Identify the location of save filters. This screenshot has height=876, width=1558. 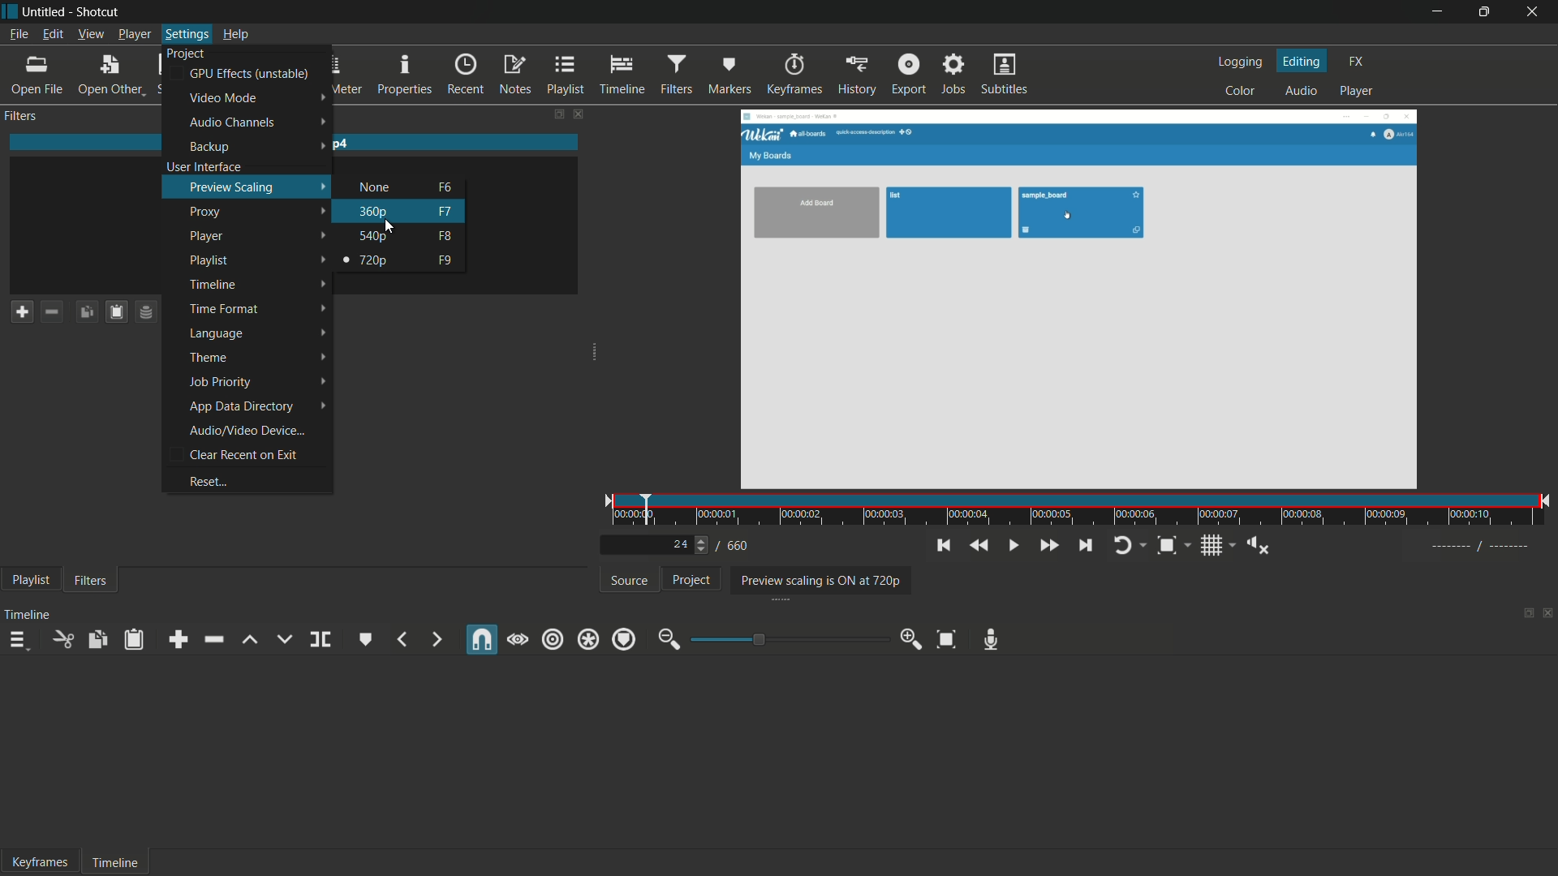
(113, 313).